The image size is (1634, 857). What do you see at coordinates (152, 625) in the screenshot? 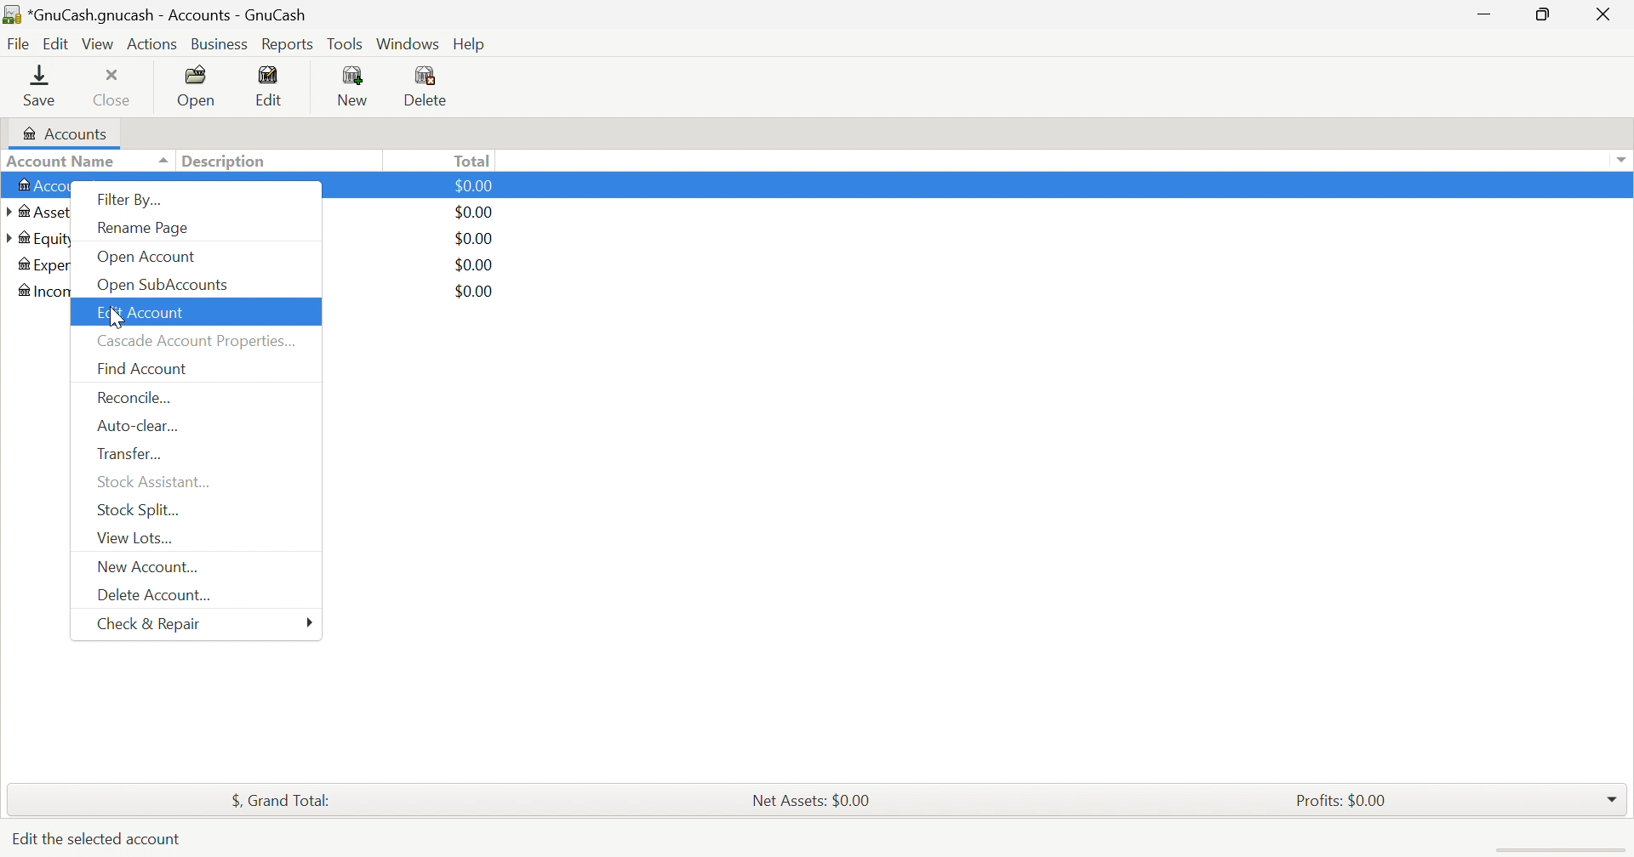
I see `Check & Repair` at bounding box center [152, 625].